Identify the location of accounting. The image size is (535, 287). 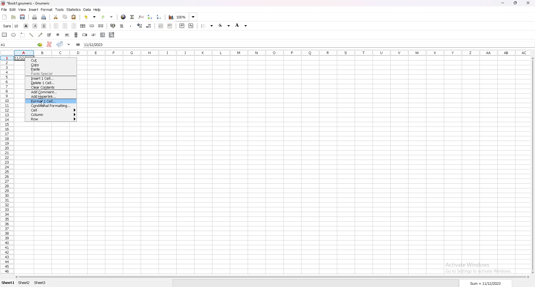
(113, 26).